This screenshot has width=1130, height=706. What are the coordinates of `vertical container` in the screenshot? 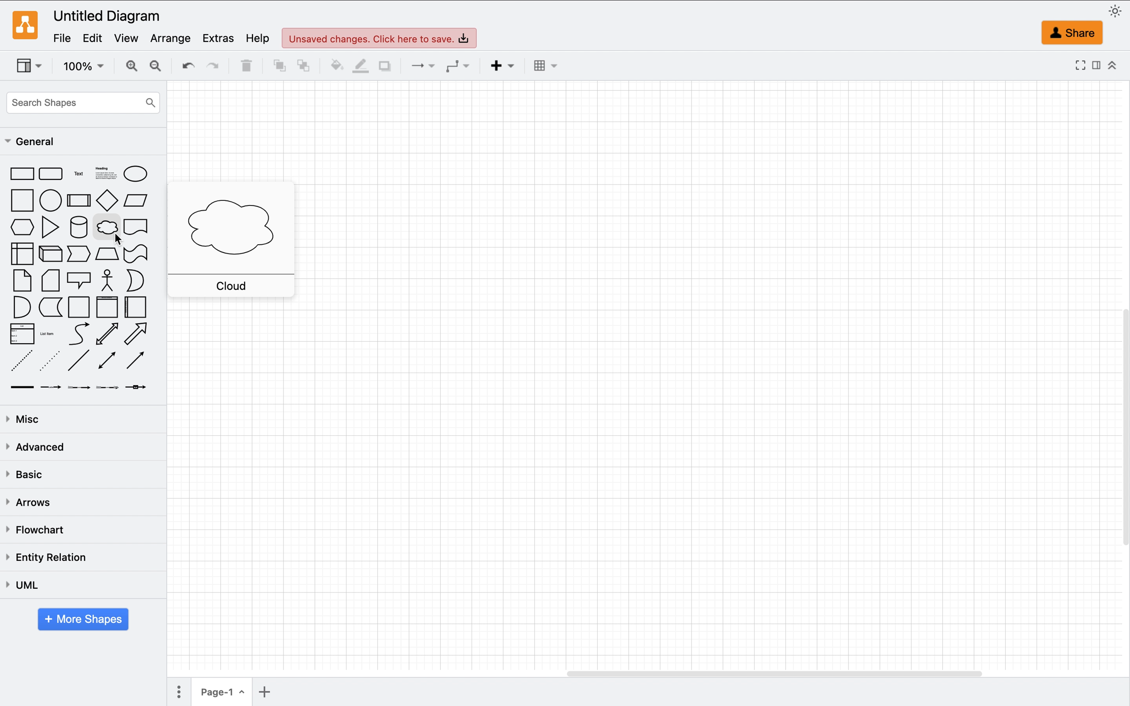 It's located at (106, 307).